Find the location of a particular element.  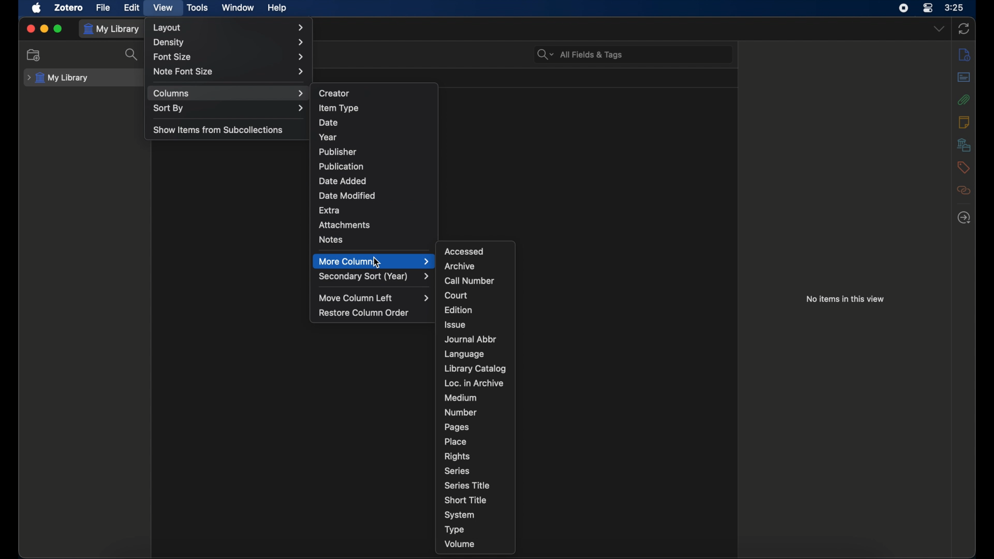

sync is located at coordinates (963, 29).